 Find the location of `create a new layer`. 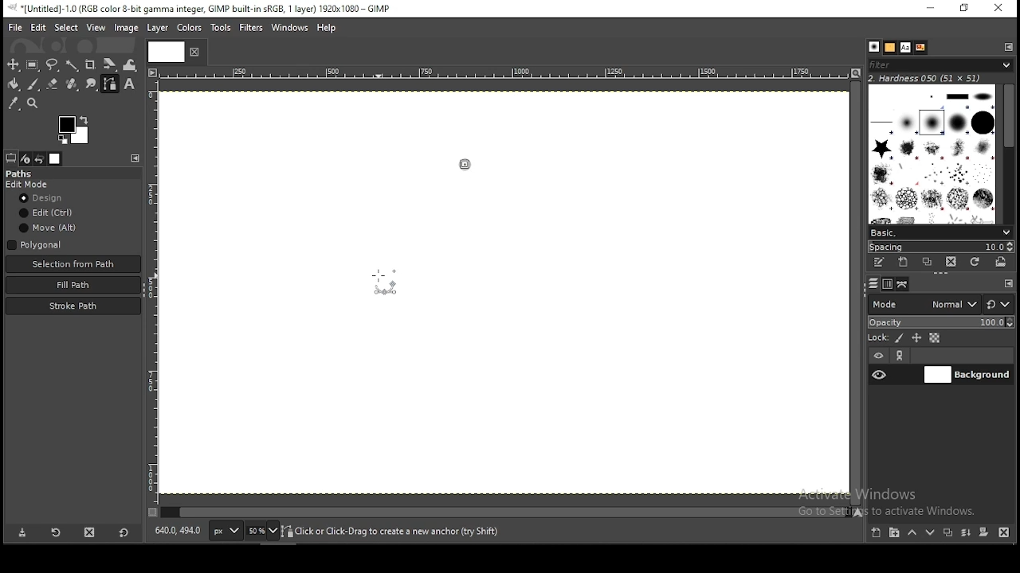

create a new layer is located at coordinates (876, 533).